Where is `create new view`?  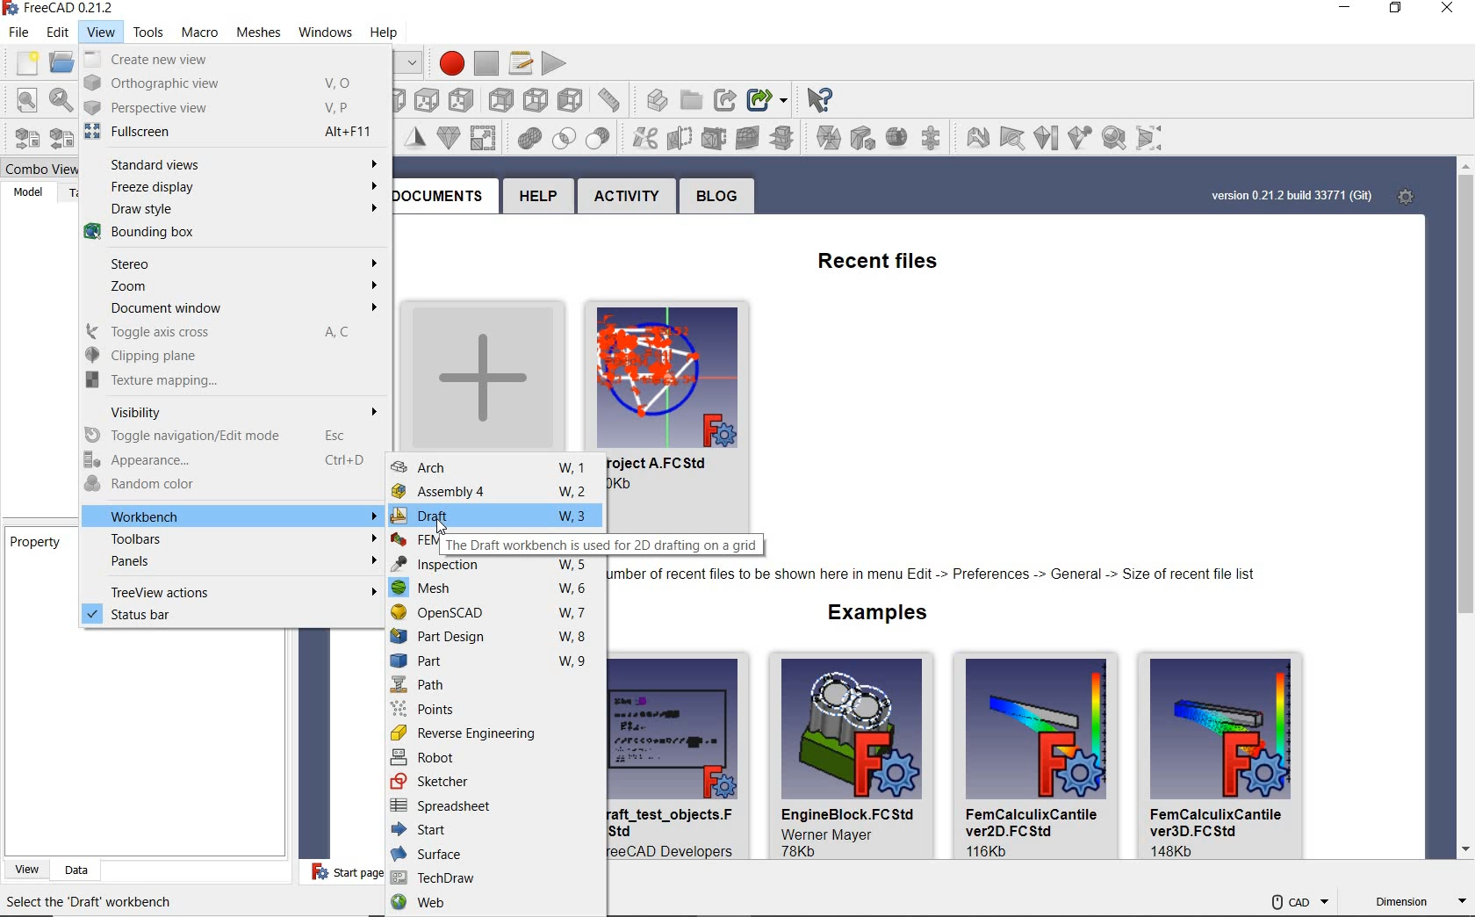 create new view is located at coordinates (225, 60).